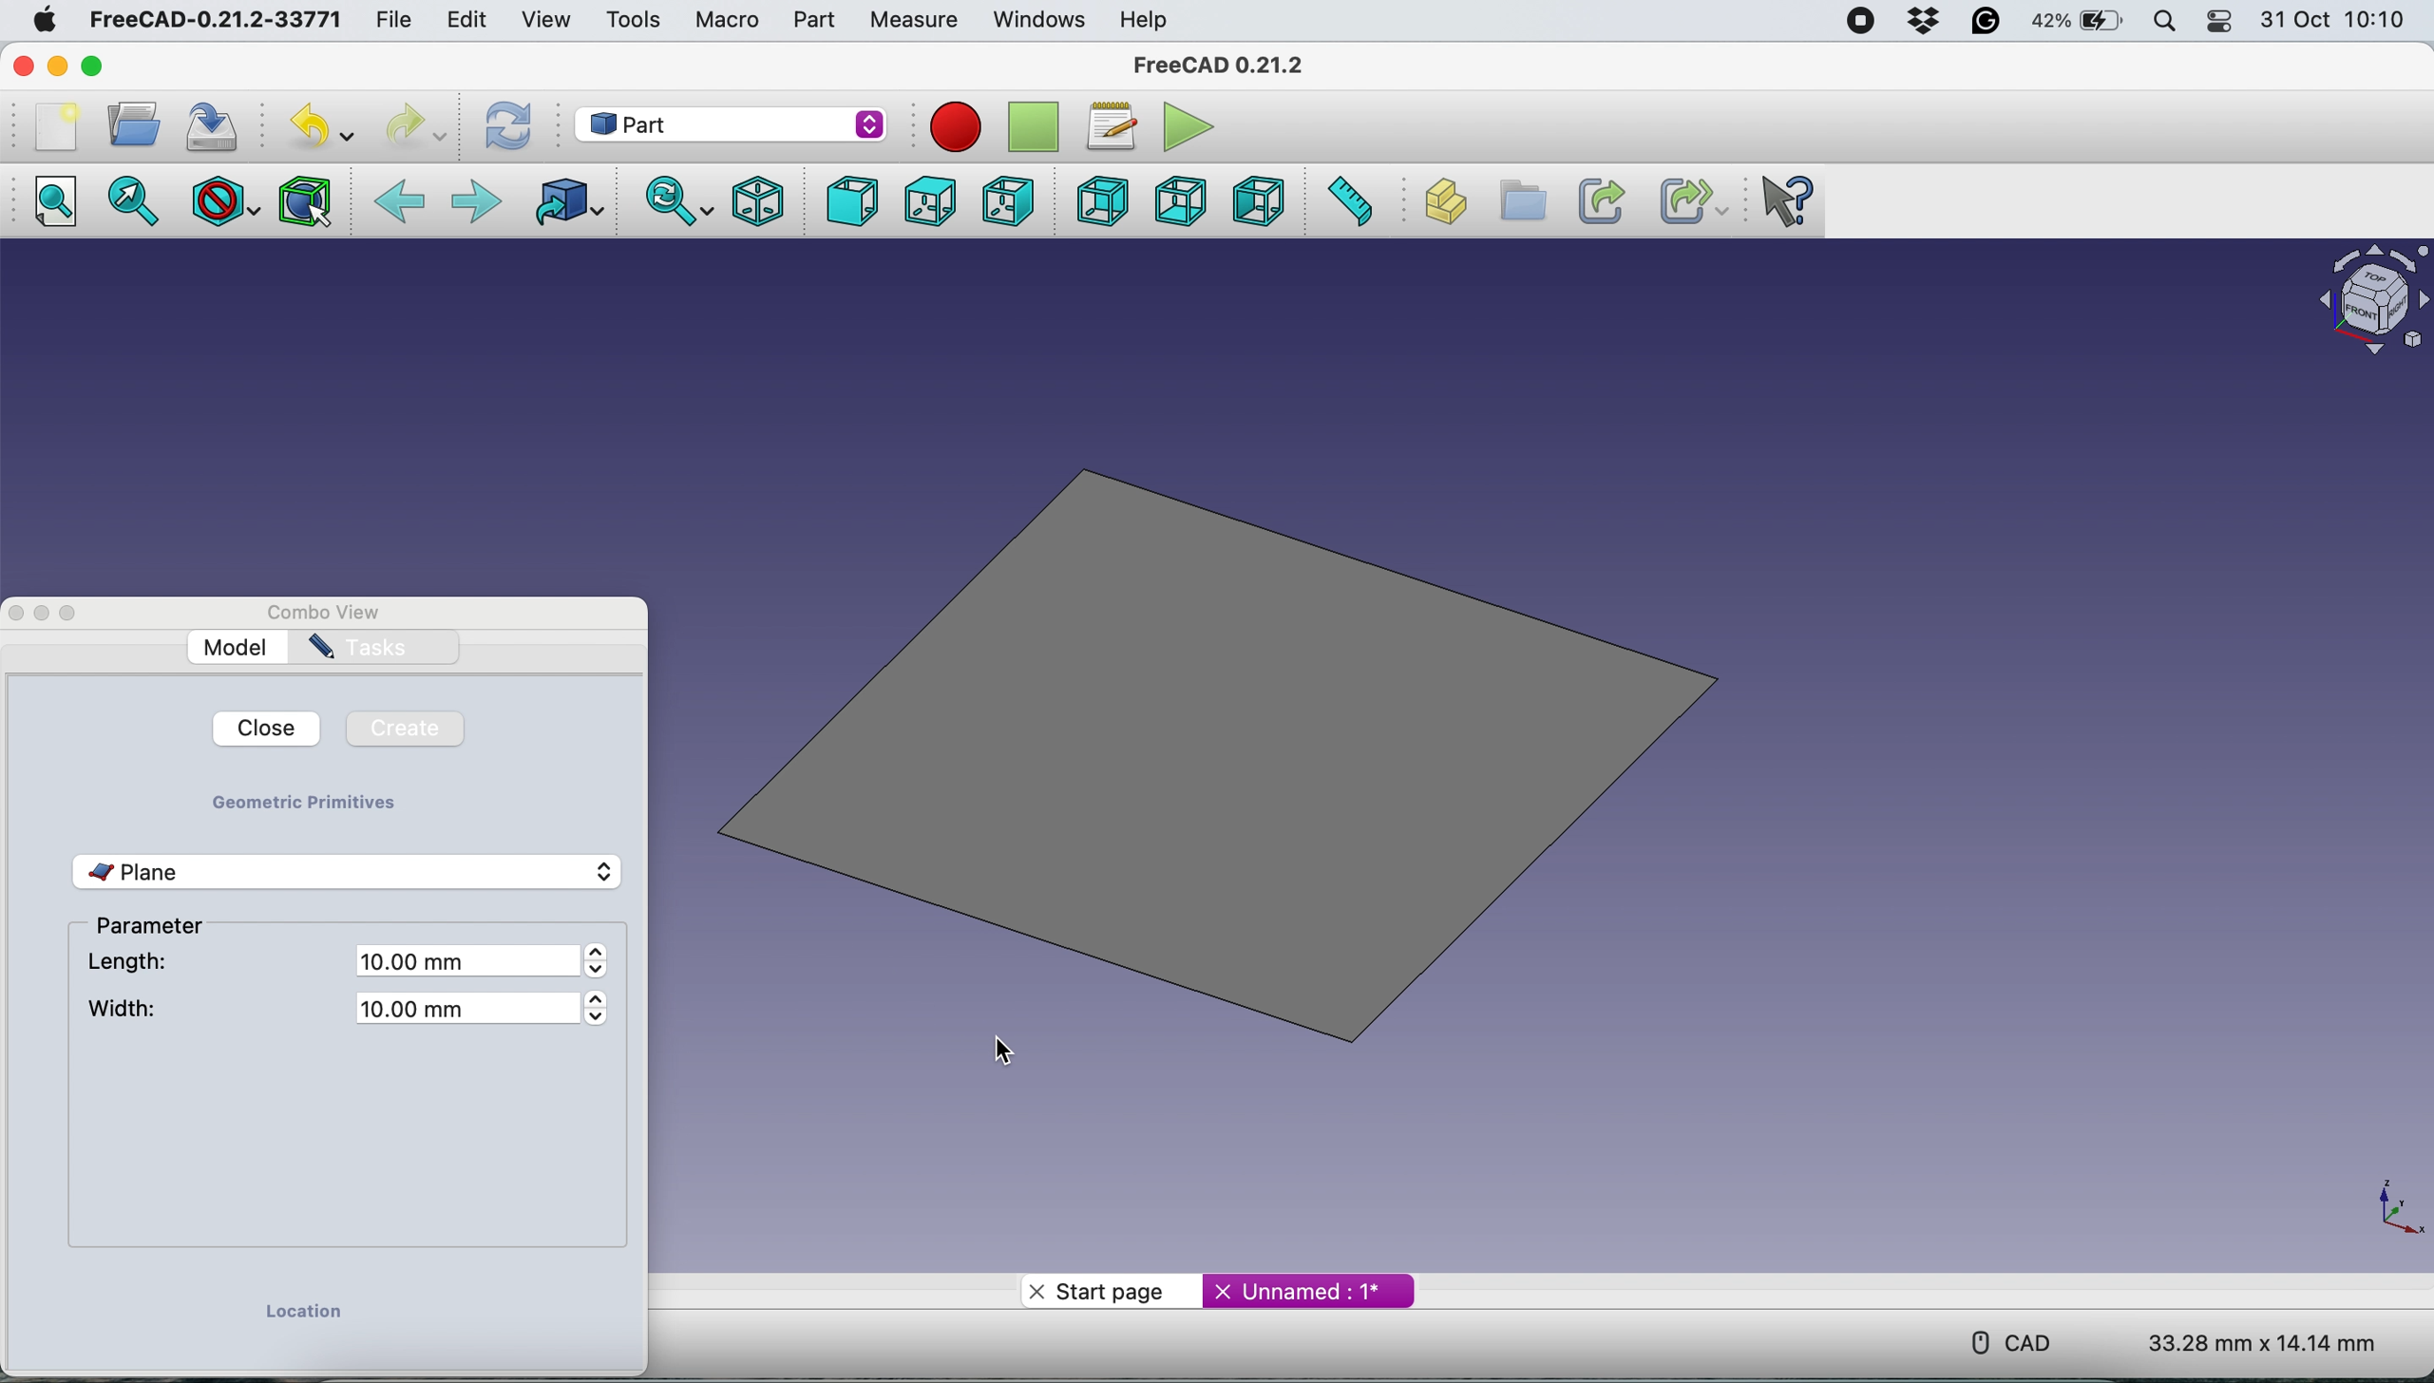 The image size is (2434, 1383). I want to click on Model, so click(240, 647).